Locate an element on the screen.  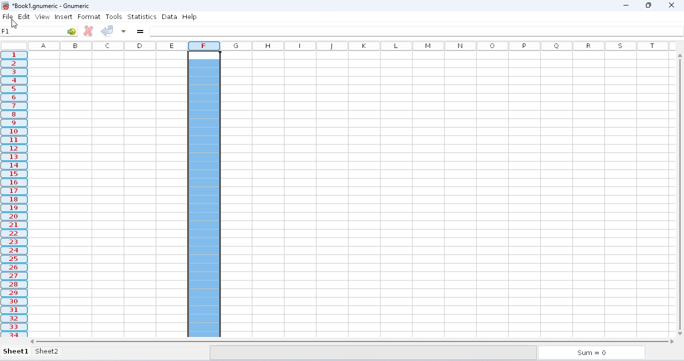
enter formula is located at coordinates (140, 31).